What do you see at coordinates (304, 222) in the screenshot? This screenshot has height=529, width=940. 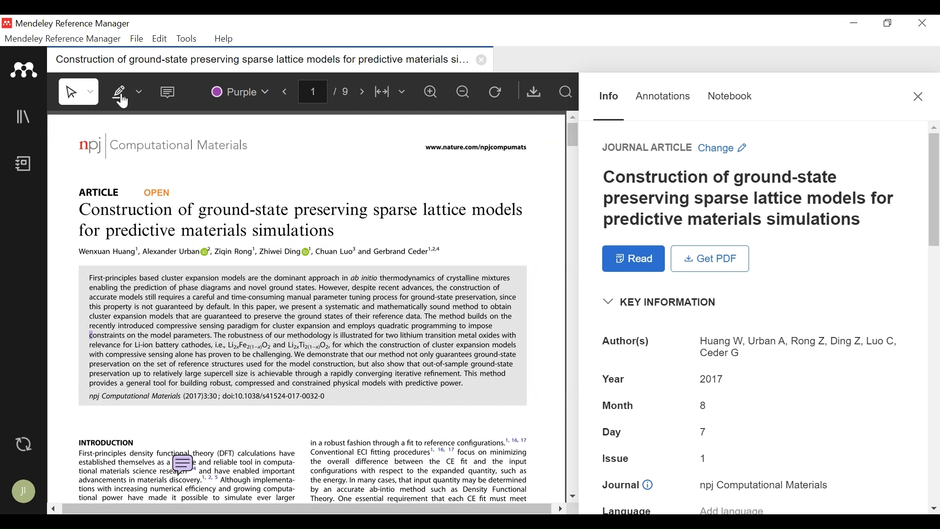 I see `Title` at bounding box center [304, 222].